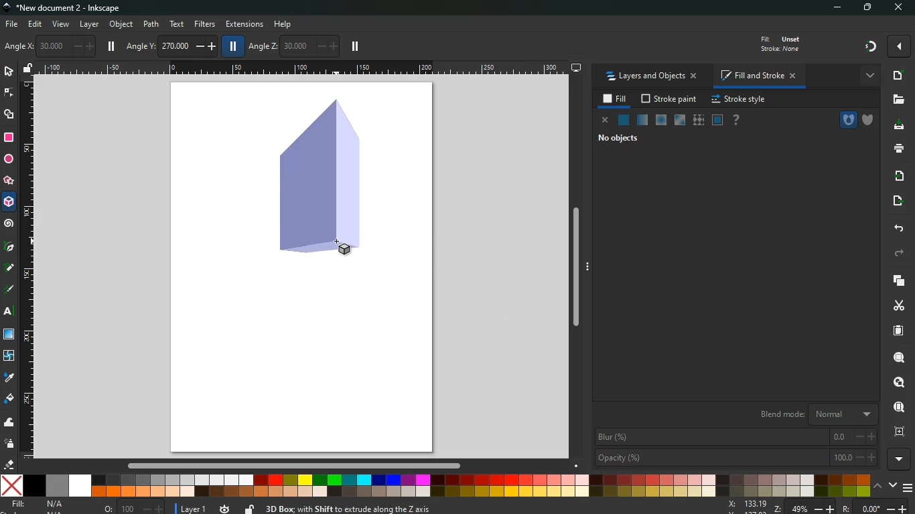 The image size is (915, 514). I want to click on receive, so click(896, 175).